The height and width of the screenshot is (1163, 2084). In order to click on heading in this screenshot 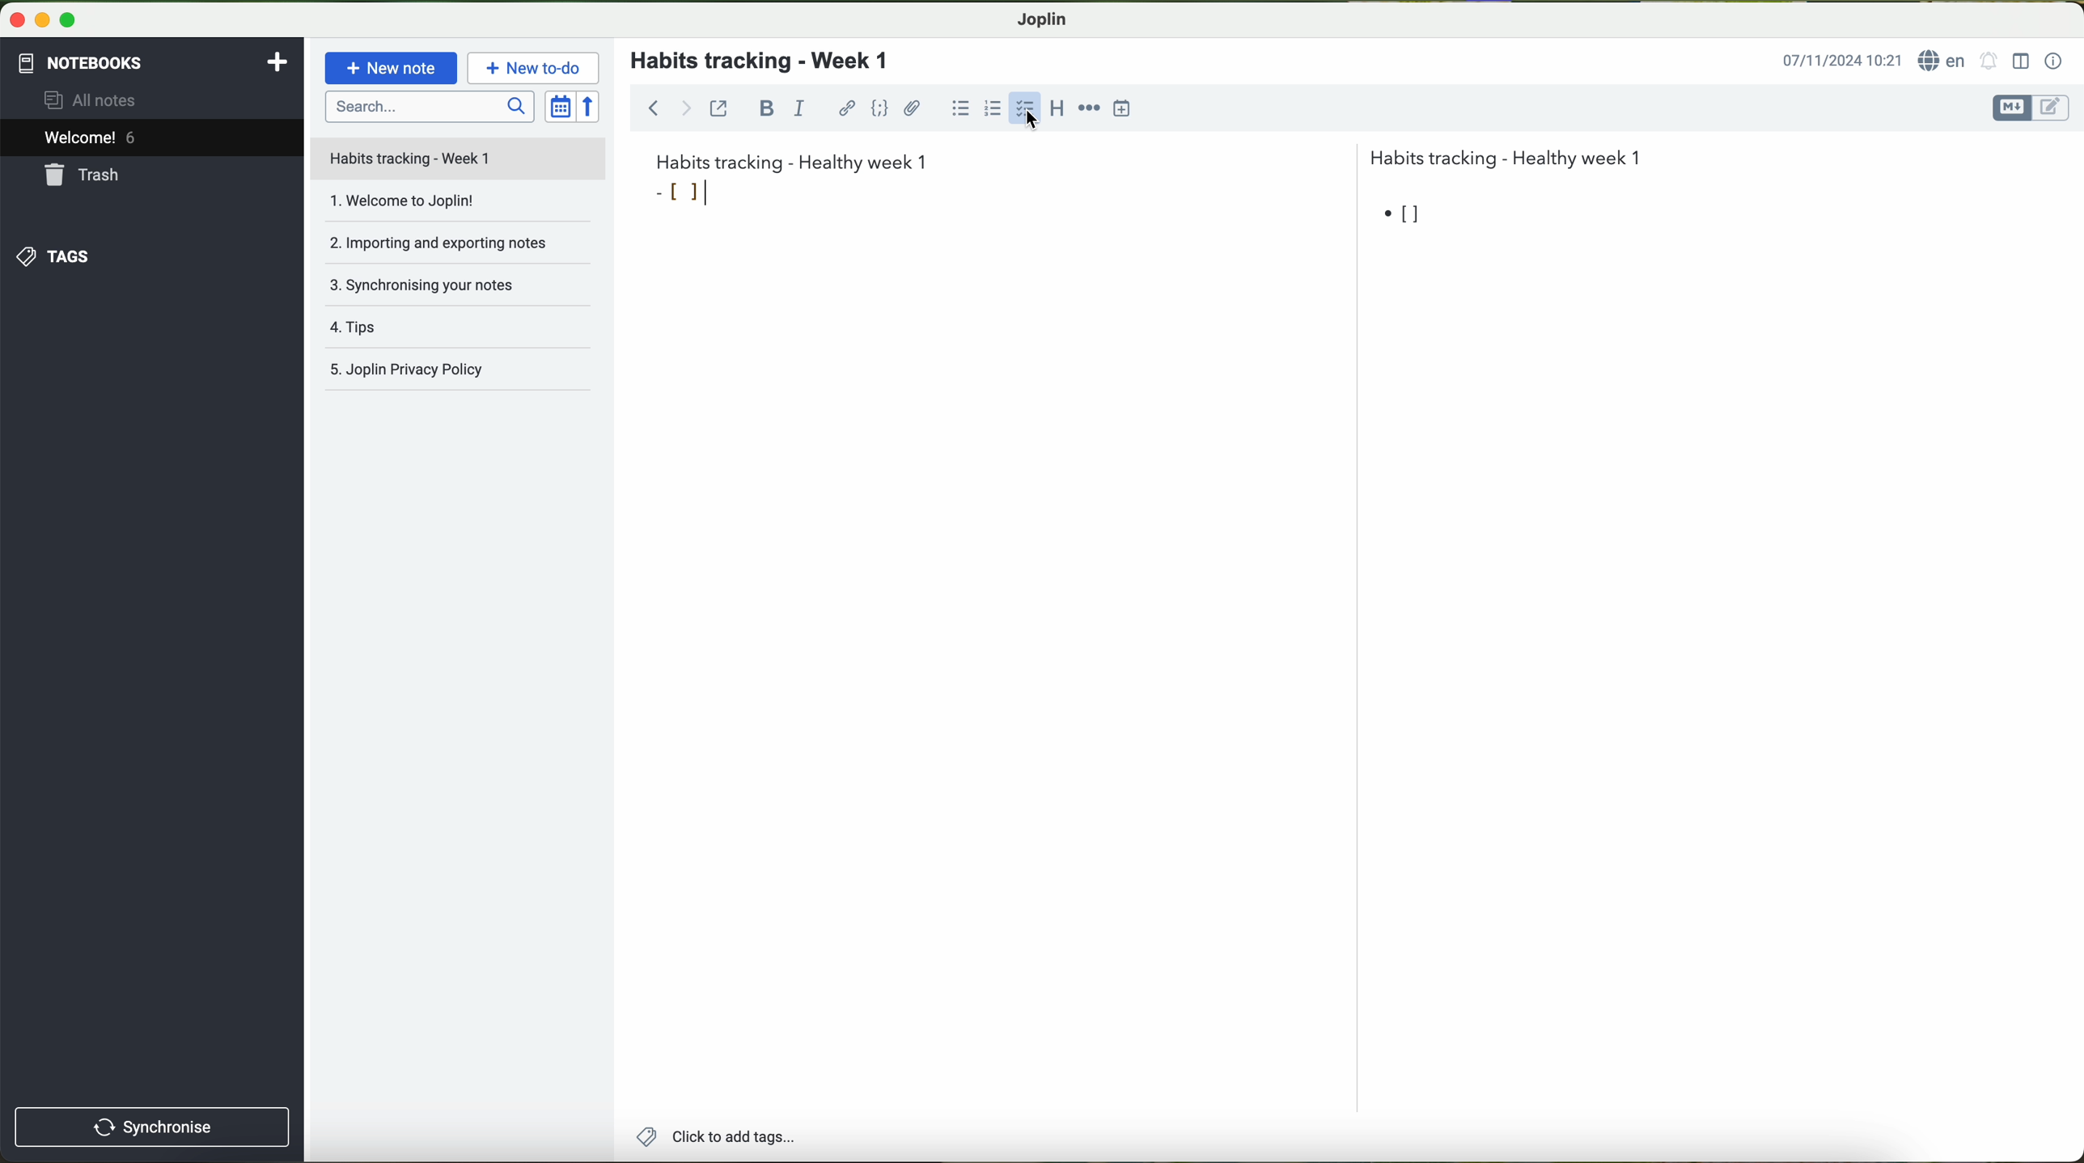, I will do `click(1059, 112)`.